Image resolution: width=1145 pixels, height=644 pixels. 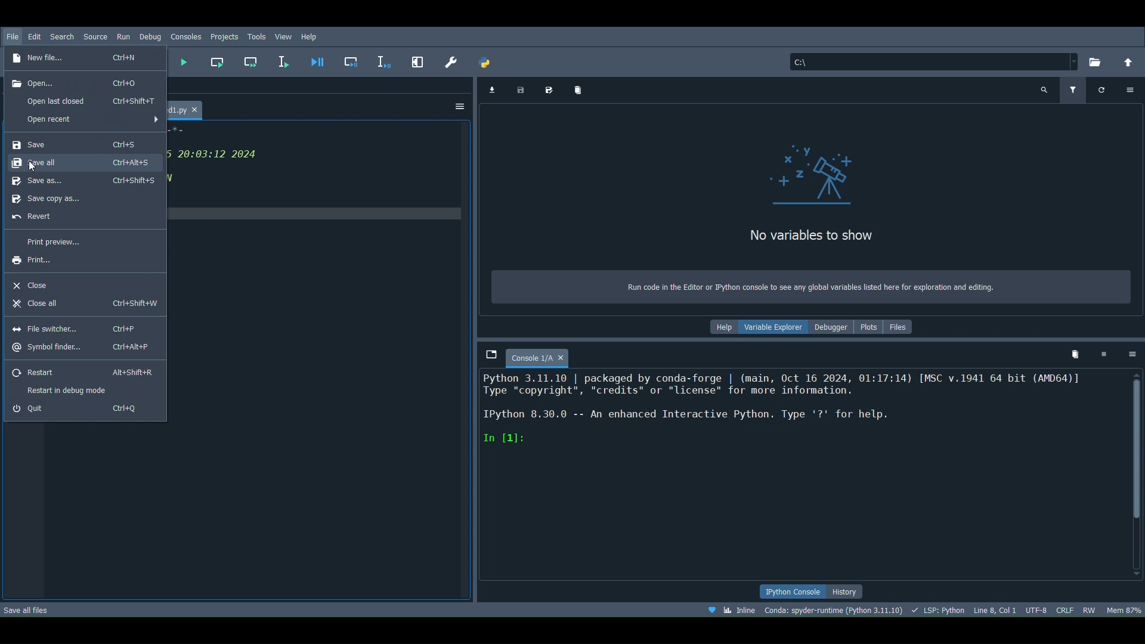 I want to click on Source, so click(x=96, y=36).